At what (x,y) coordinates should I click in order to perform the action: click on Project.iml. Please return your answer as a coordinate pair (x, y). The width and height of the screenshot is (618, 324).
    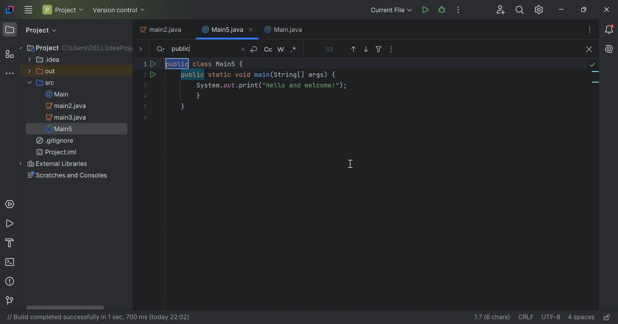
    Looking at the image, I should click on (56, 152).